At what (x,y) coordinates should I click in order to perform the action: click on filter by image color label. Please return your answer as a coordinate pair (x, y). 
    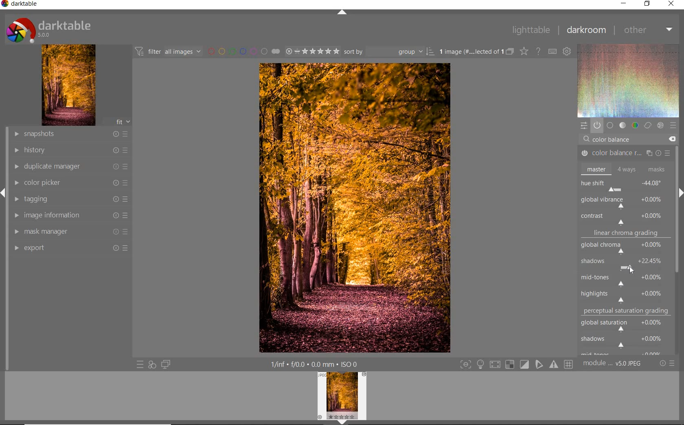
    Looking at the image, I should click on (243, 51).